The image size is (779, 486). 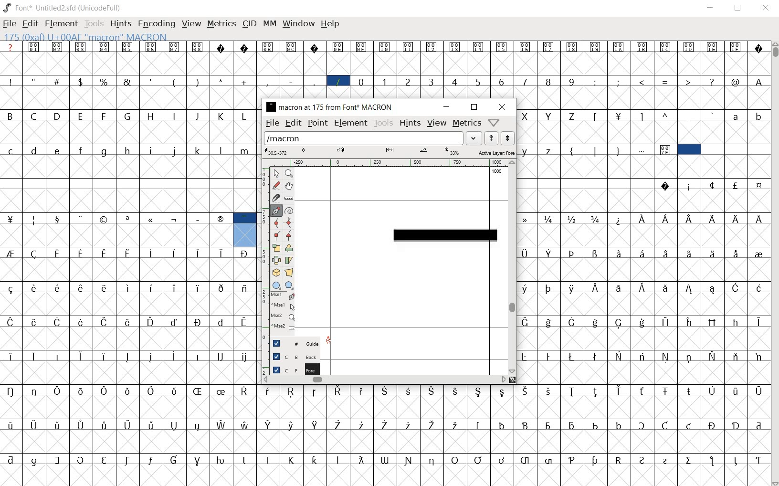 What do you see at coordinates (222, 391) in the screenshot?
I see `Symbol` at bounding box center [222, 391].